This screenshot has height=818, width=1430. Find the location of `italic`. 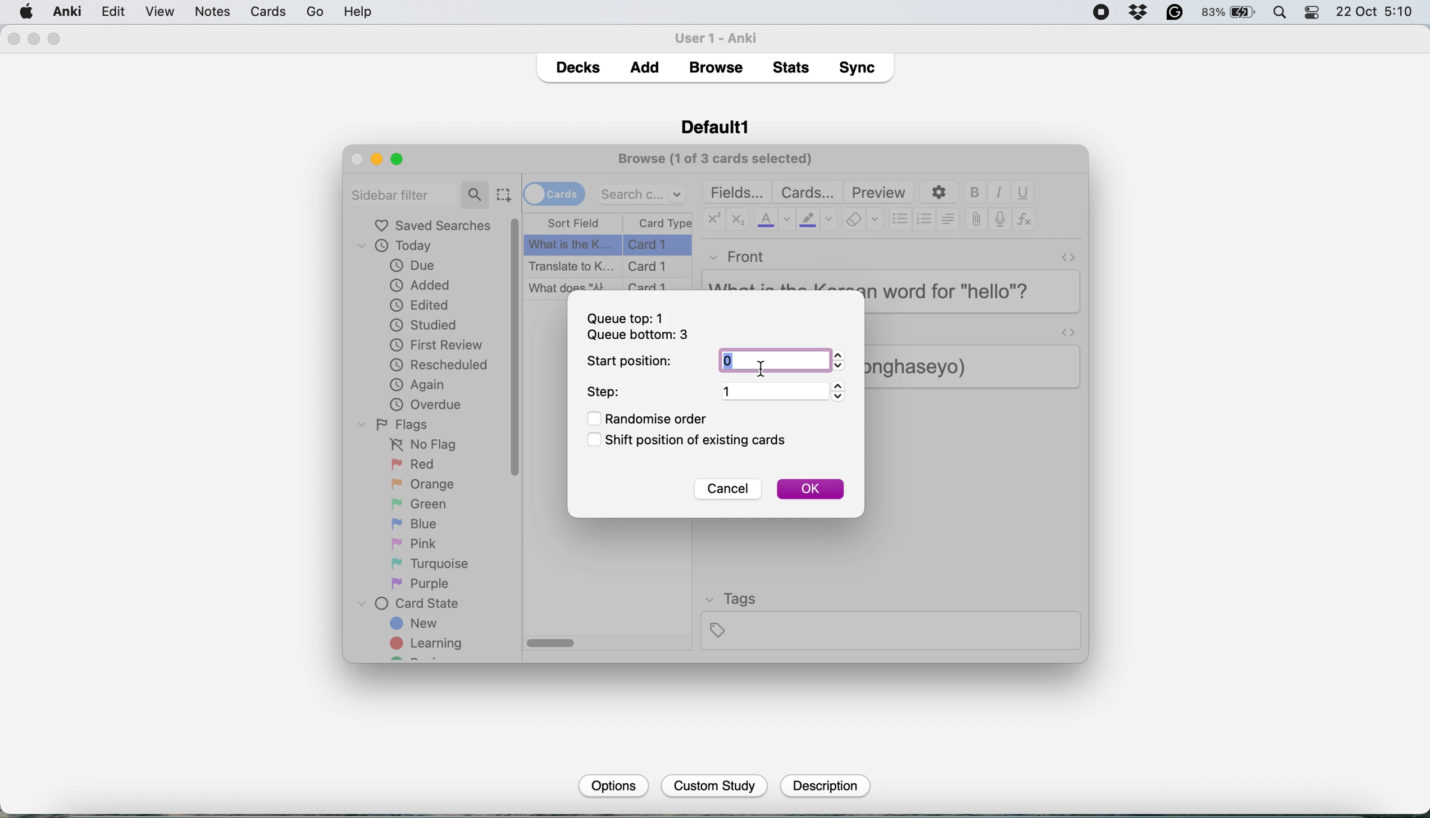

italic is located at coordinates (1000, 193).